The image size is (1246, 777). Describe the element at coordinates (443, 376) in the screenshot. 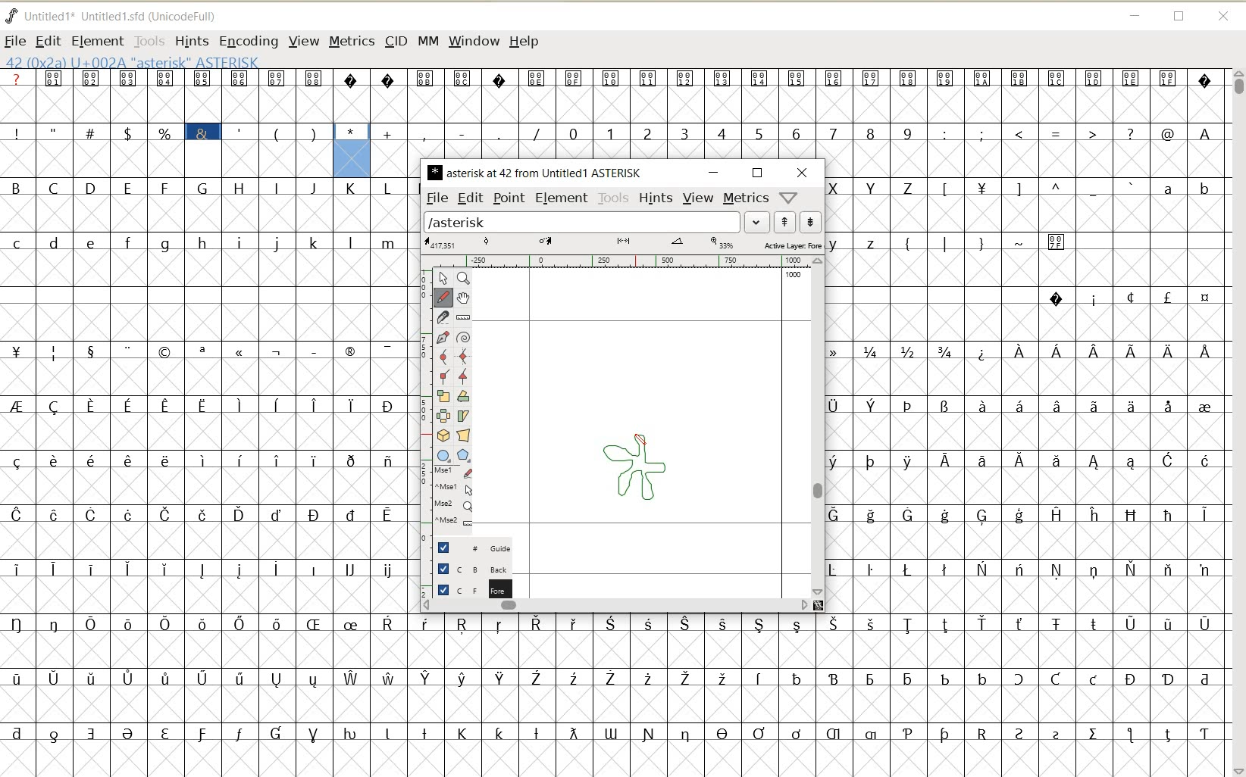

I see `add a corner point` at that location.